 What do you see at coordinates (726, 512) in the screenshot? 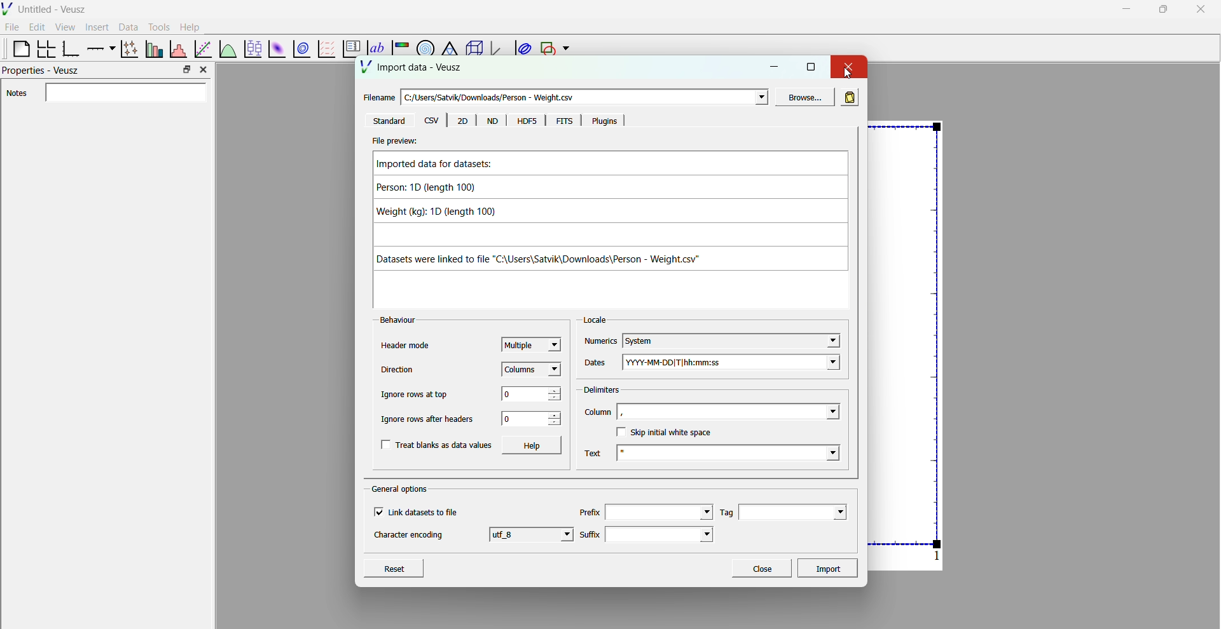
I see `Tag` at bounding box center [726, 512].